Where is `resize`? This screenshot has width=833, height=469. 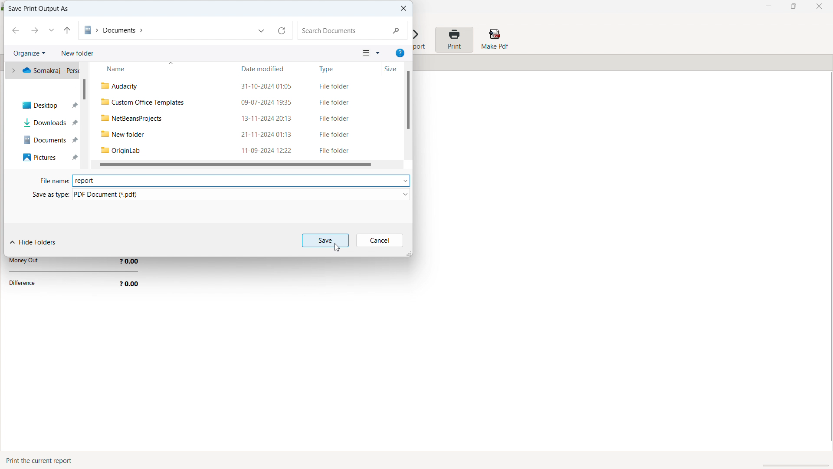 resize is located at coordinates (408, 253).